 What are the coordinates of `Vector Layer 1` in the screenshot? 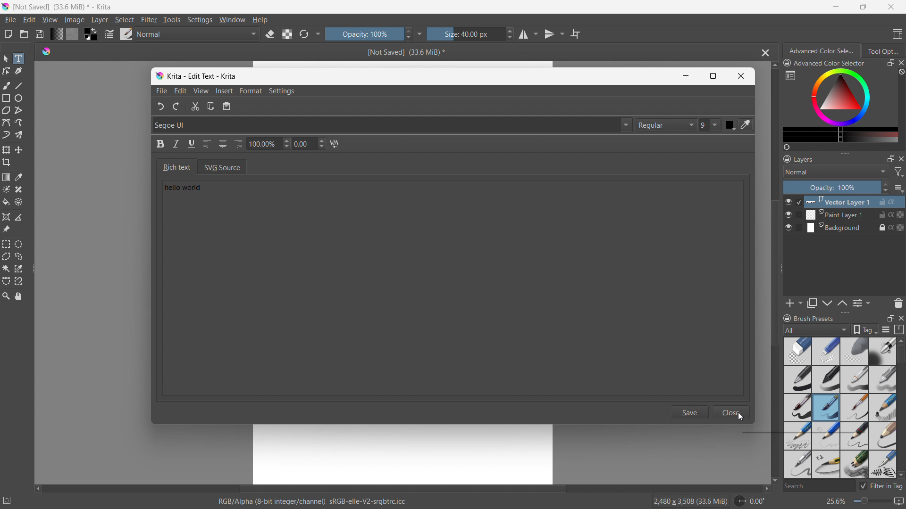 It's located at (850, 201).